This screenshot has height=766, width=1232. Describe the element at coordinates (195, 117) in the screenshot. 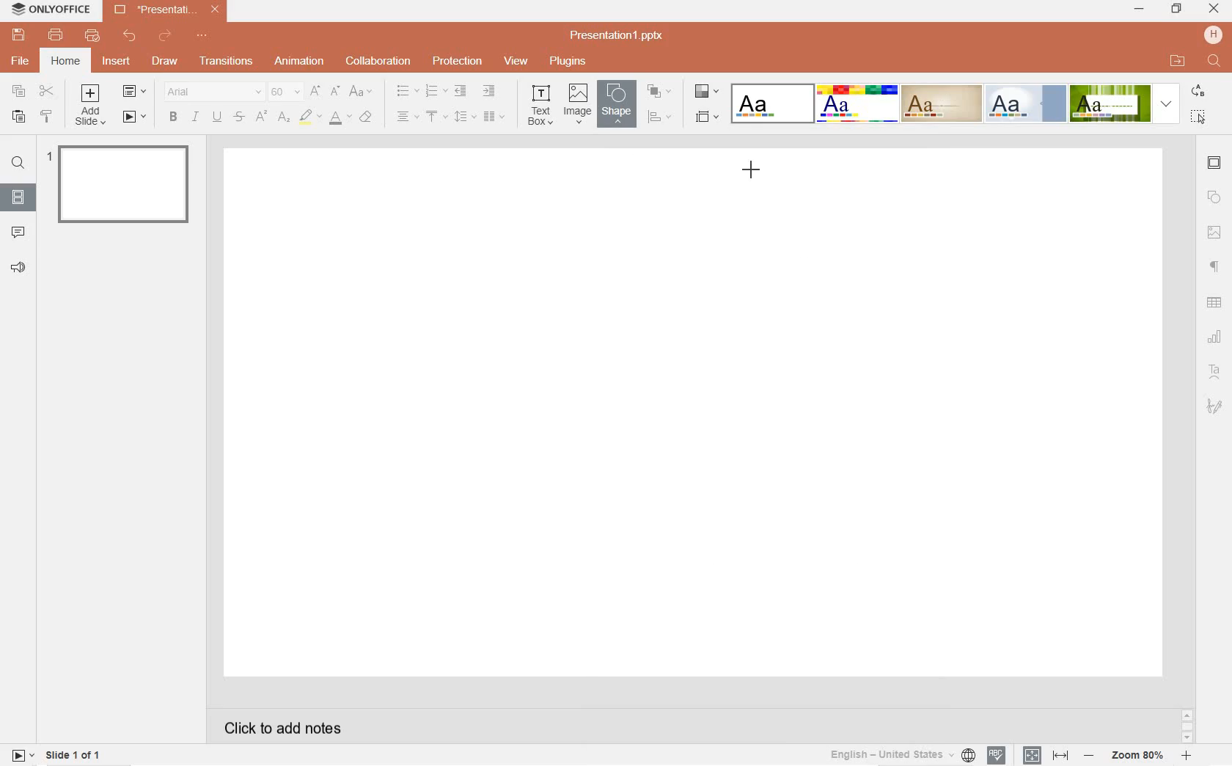

I see `italic` at that location.